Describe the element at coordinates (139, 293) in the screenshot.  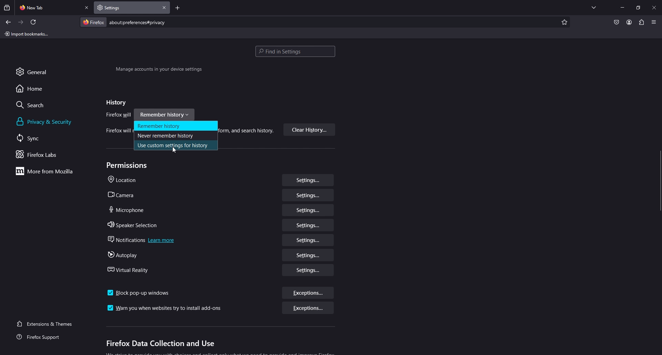
I see `block pop up window` at that location.